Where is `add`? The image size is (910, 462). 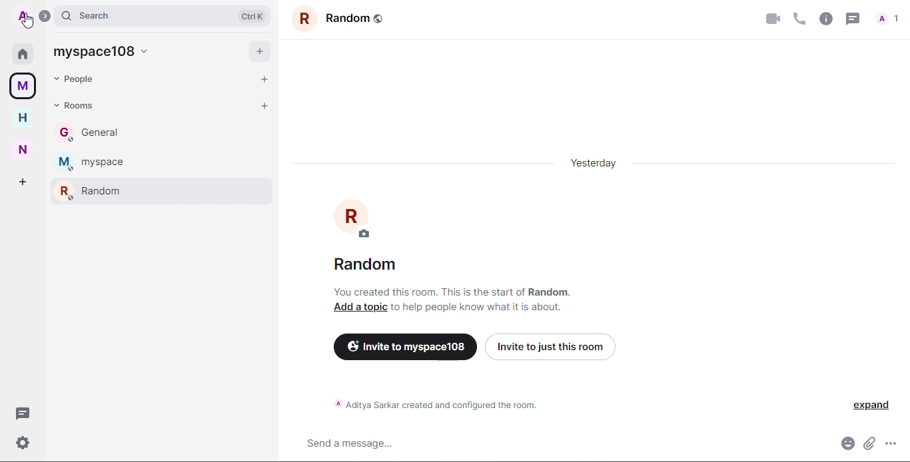 add is located at coordinates (259, 51).